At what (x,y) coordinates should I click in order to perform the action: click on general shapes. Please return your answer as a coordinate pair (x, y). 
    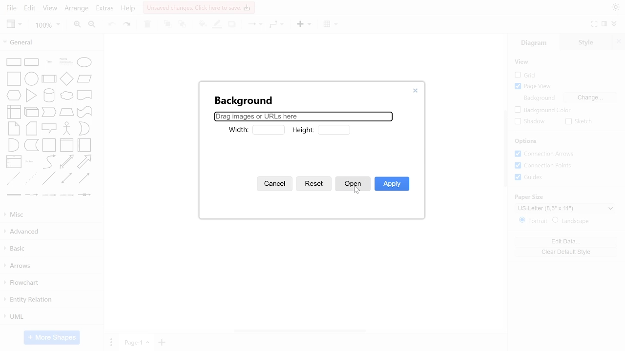
    Looking at the image, I should click on (48, 112).